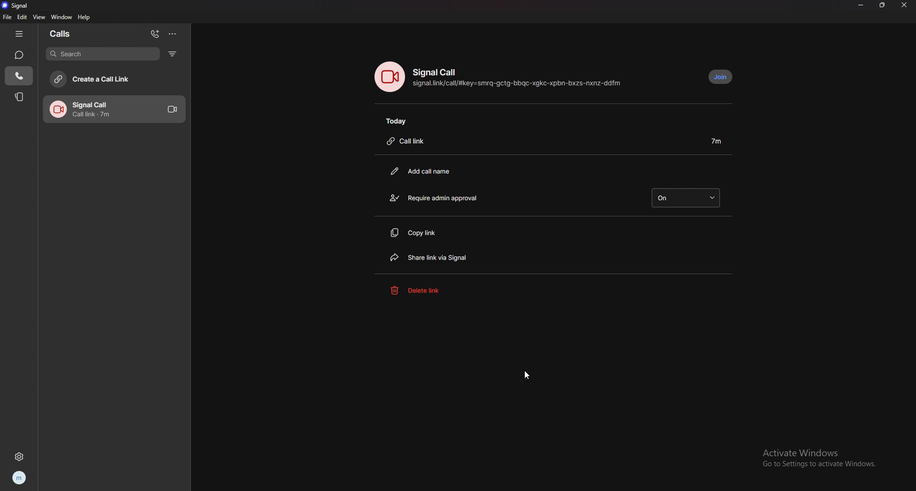 The width and height of the screenshot is (916, 491). What do you see at coordinates (527, 375) in the screenshot?
I see `cursor` at bounding box center [527, 375].